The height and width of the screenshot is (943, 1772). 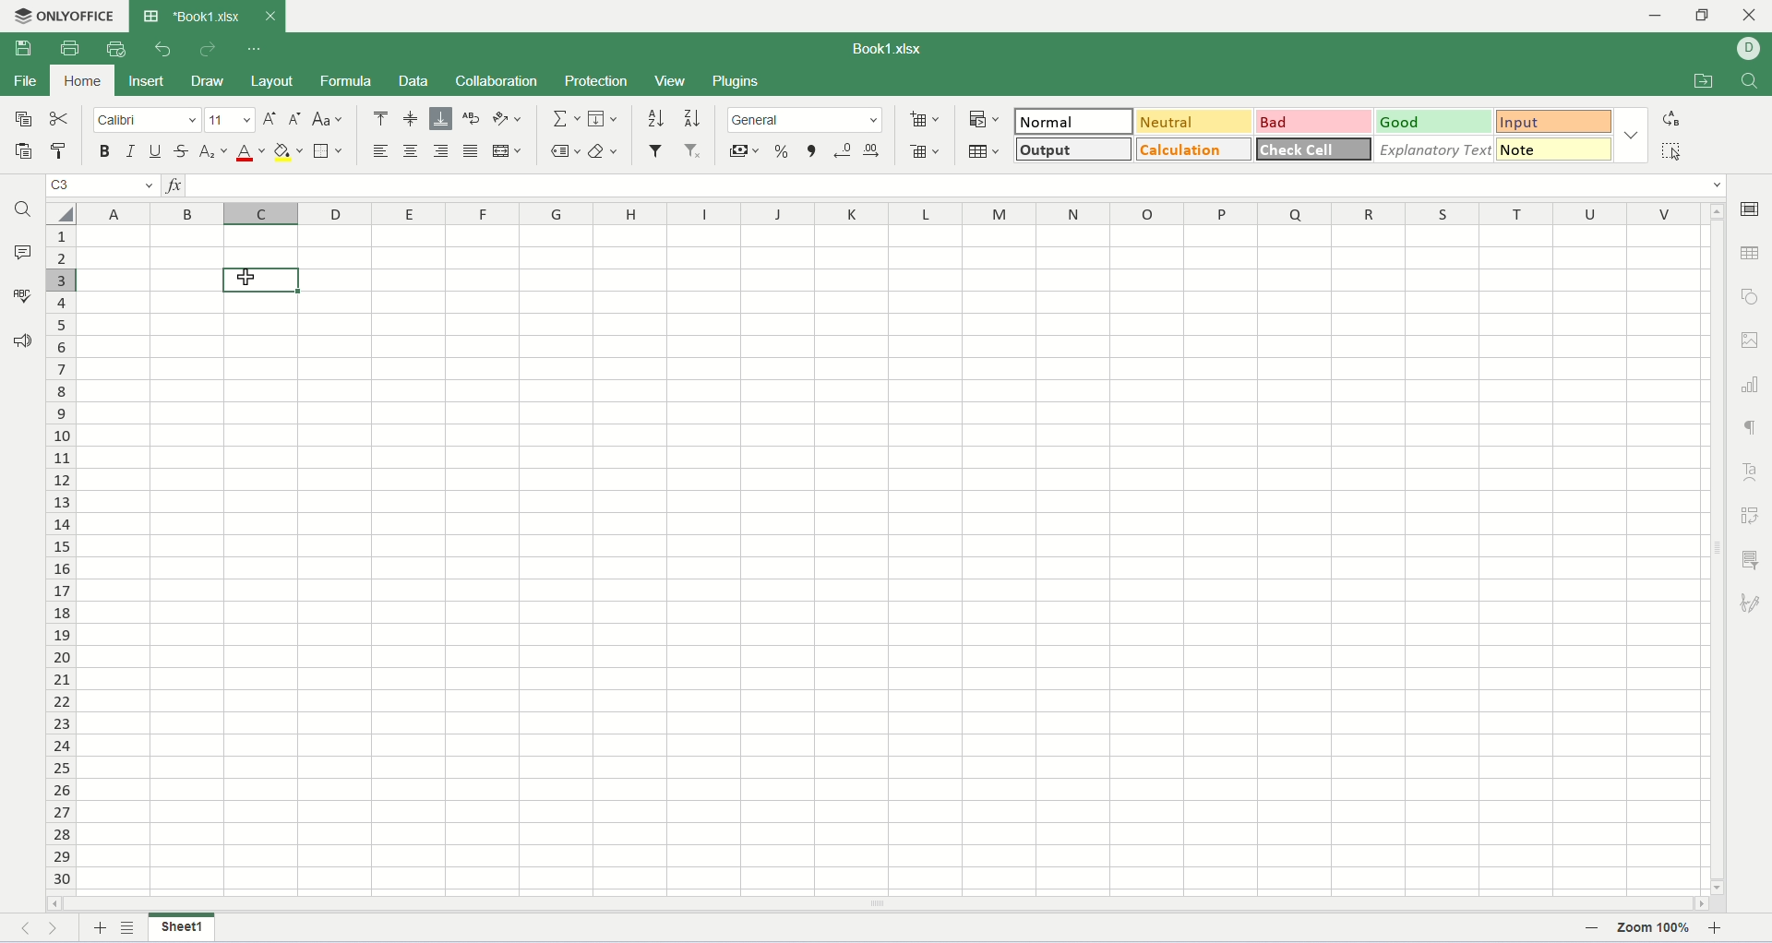 What do you see at coordinates (472, 117) in the screenshot?
I see `wrap text` at bounding box center [472, 117].